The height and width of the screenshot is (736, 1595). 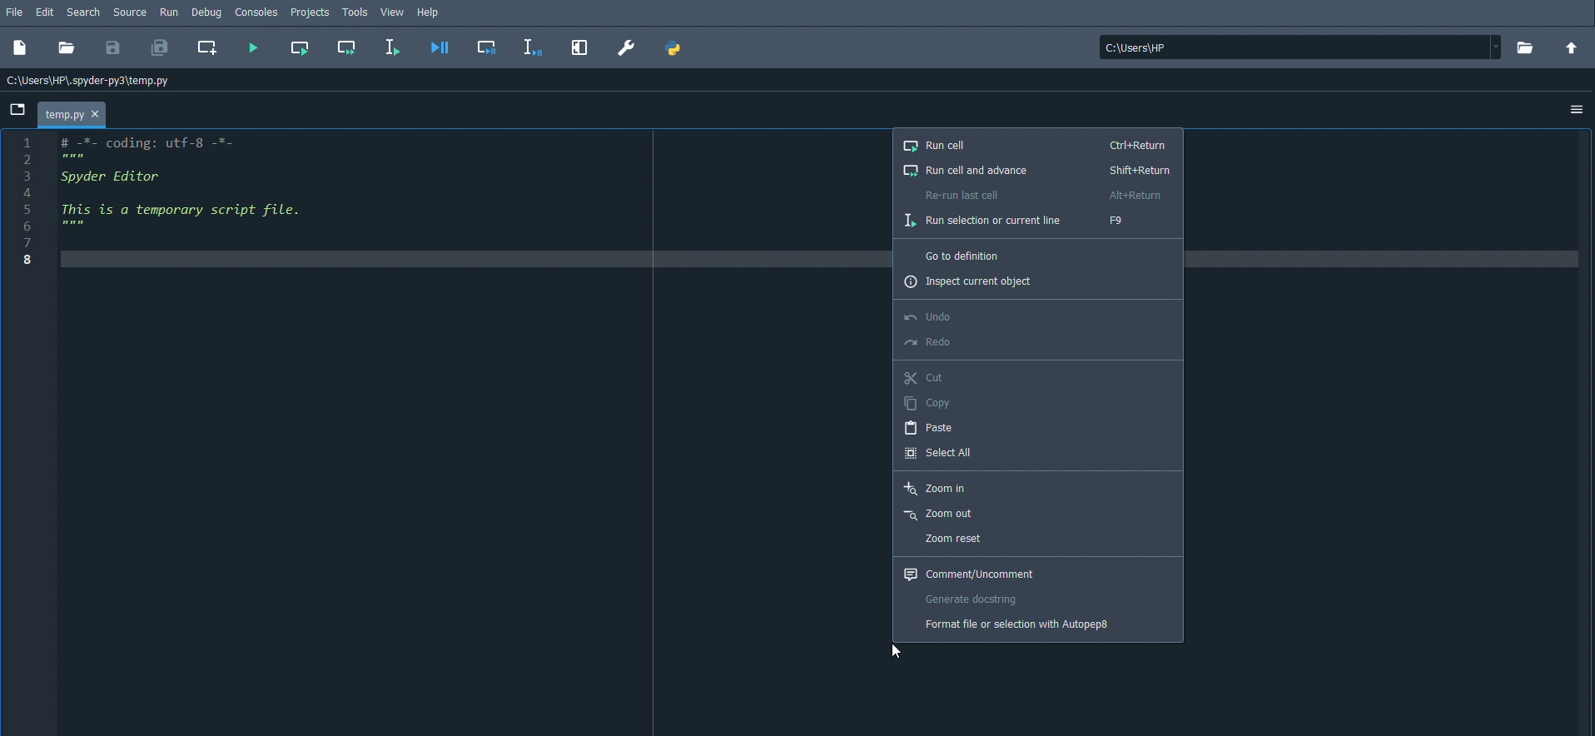 What do you see at coordinates (311, 12) in the screenshot?
I see `Projects` at bounding box center [311, 12].